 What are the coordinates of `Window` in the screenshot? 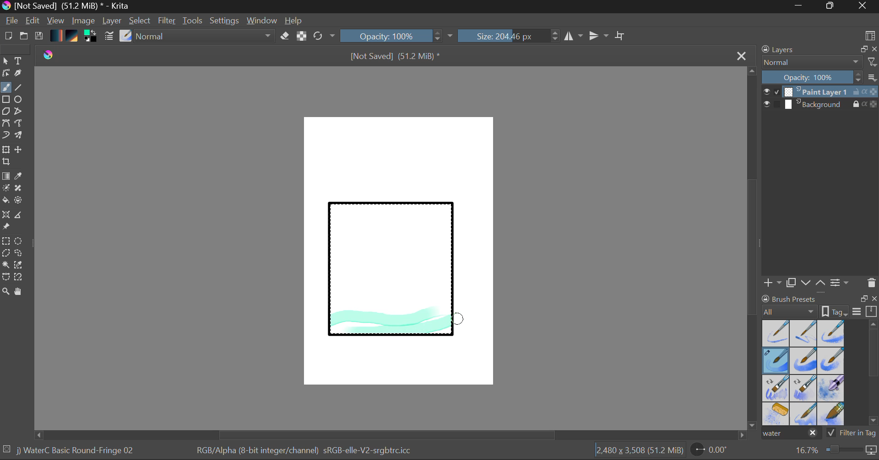 It's located at (263, 21).